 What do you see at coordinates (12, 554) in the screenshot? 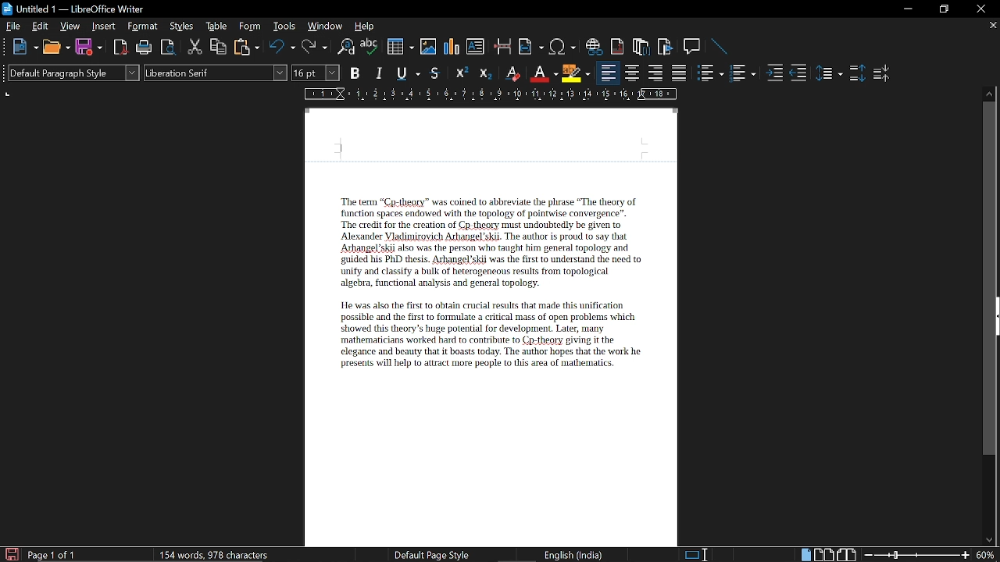
I see `Save` at bounding box center [12, 554].